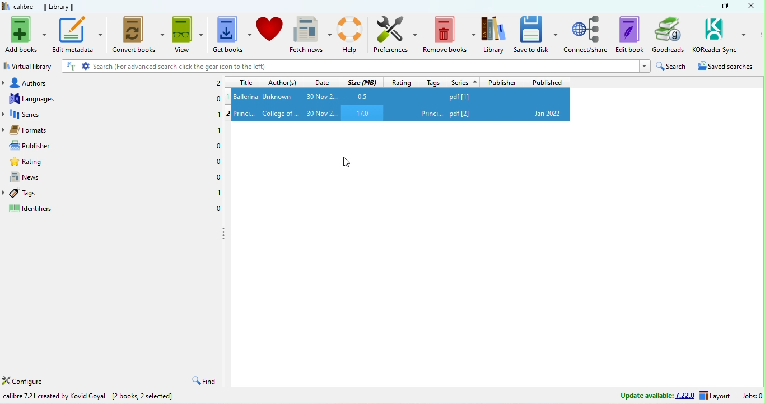 This screenshot has width=765, height=404. What do you see at coordinates (321, 96) in the screenshot?
I see `30 nov 2...` at bounding box center [321, 96].